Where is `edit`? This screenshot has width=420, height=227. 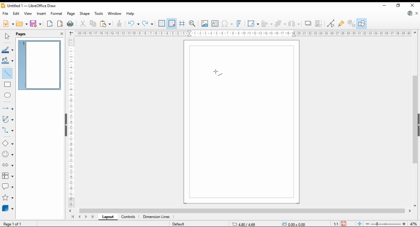 edit is located at coordinates (17, 14).